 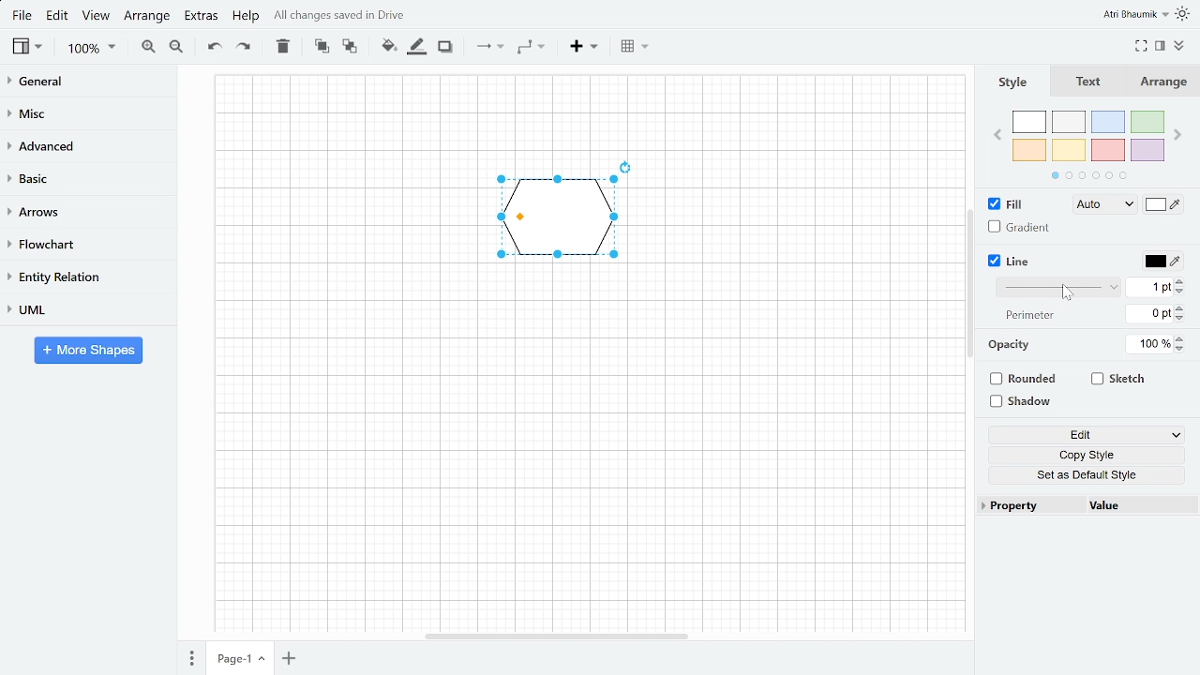 What do you see at coordinates (1023, 380) in the screenshot?
I see `Rounded` at bounding box center [1023, 380].